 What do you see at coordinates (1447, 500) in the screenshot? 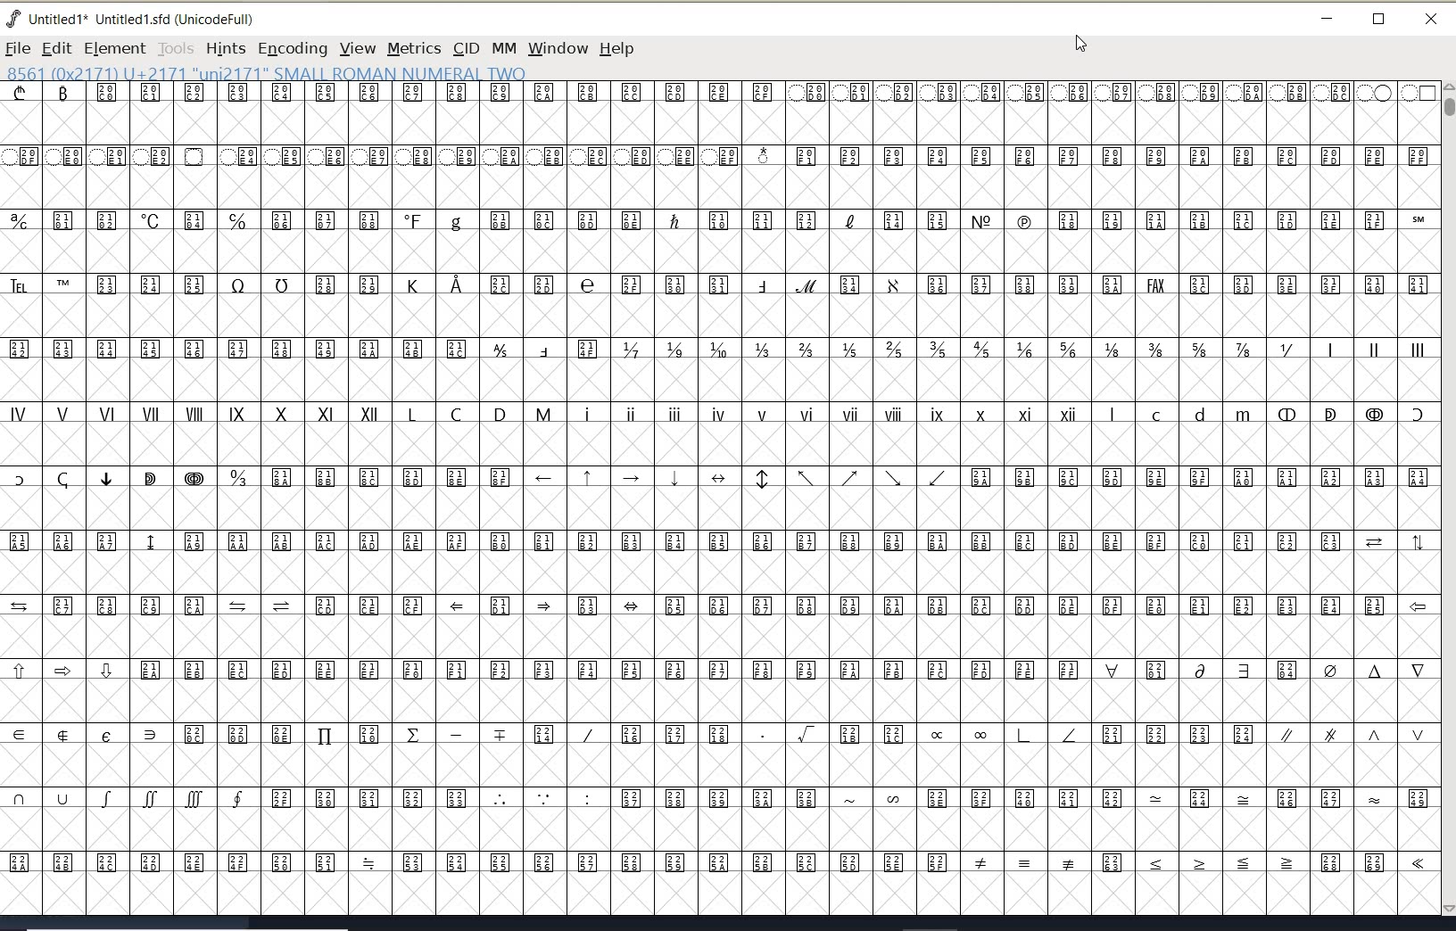
I see `SCROLLBAR` at bounding box center [1447, 500].